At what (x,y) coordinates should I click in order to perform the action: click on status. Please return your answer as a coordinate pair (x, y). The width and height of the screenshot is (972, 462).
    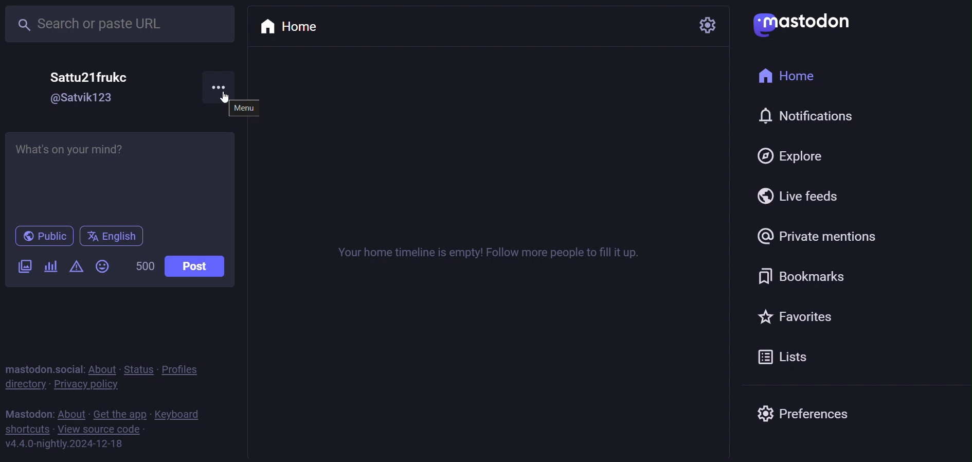
    Looking at the image, I should click on (141, 364).